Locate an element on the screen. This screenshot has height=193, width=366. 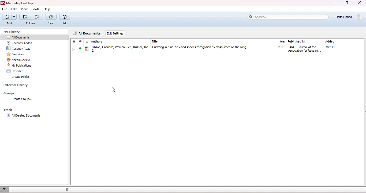
Groups is located at coordinates (9, 94).